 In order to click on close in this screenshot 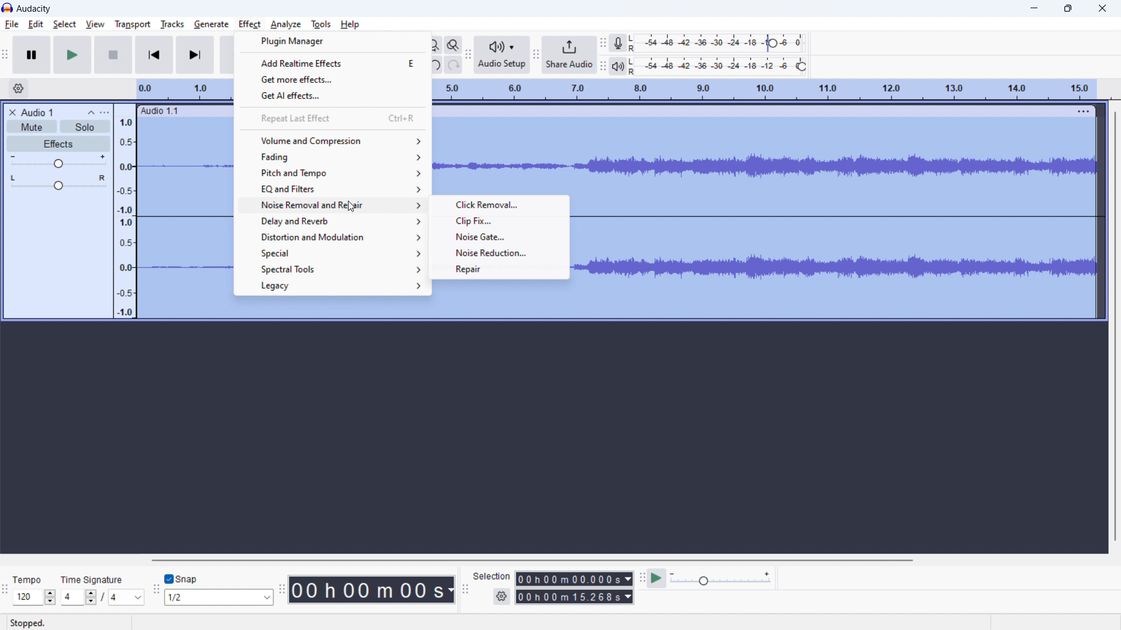, I will do `click(1102, 9)`.